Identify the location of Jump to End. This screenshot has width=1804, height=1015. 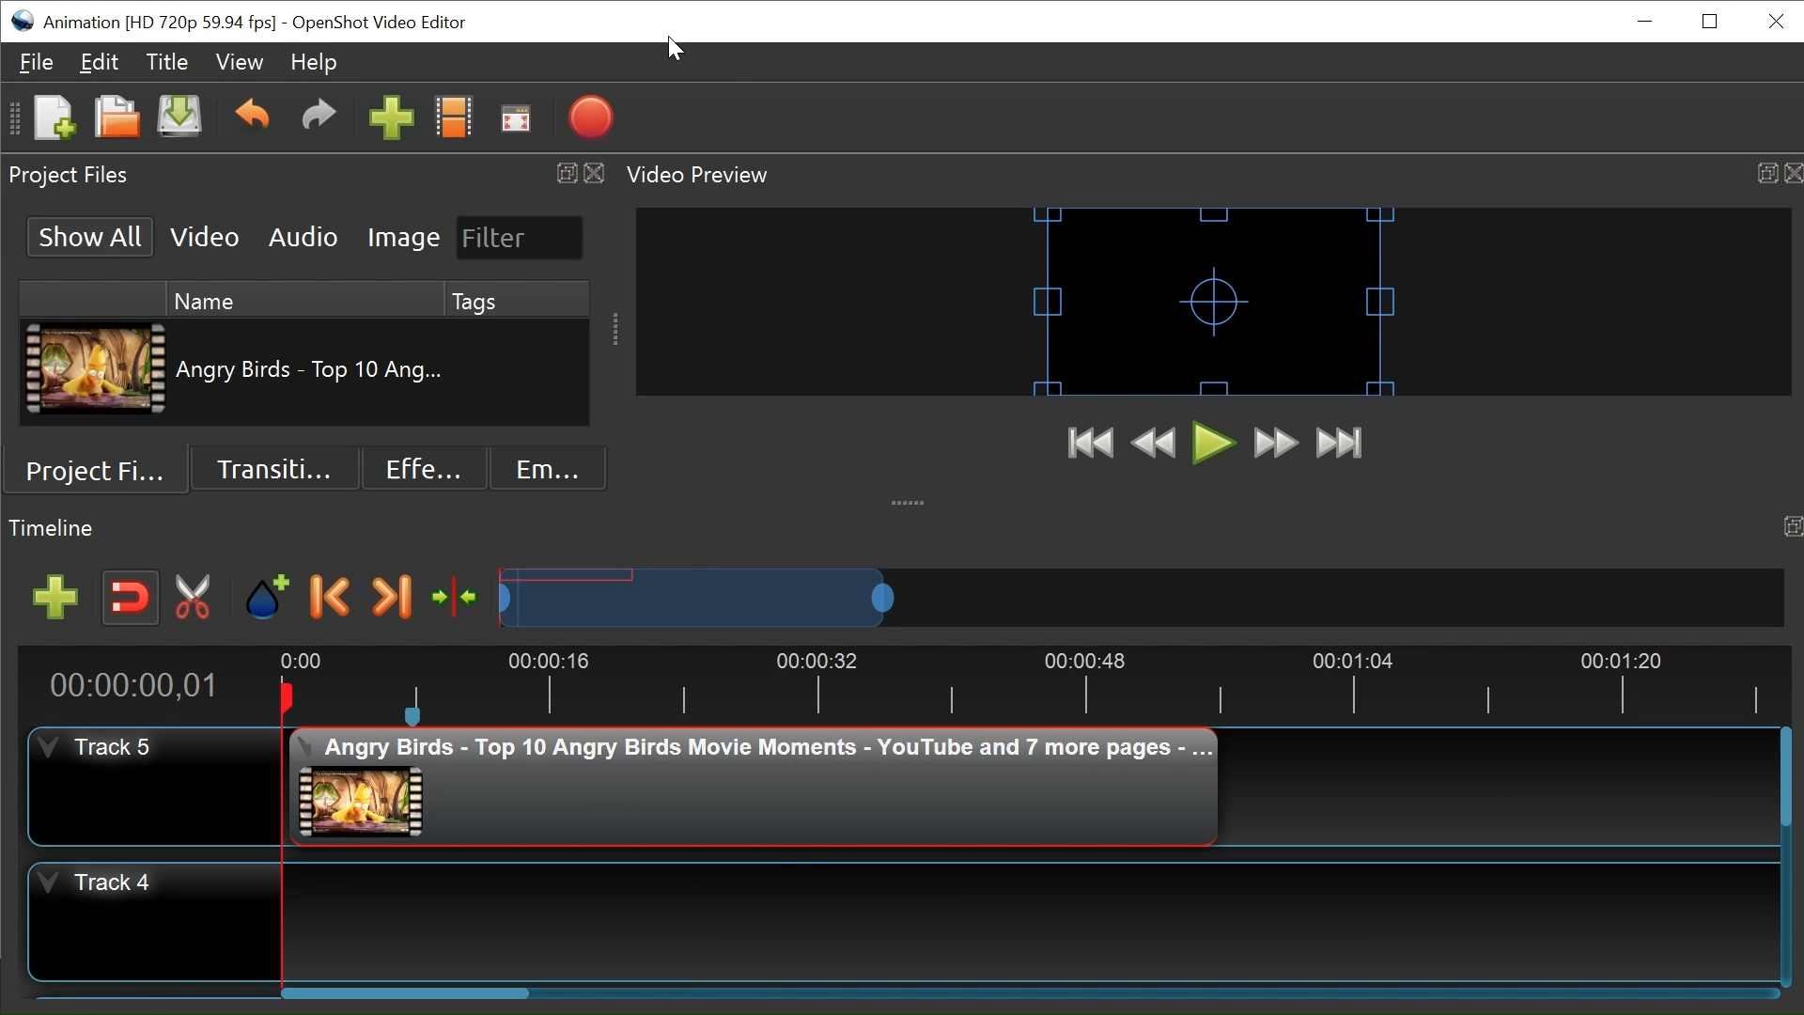
(1339, 445).